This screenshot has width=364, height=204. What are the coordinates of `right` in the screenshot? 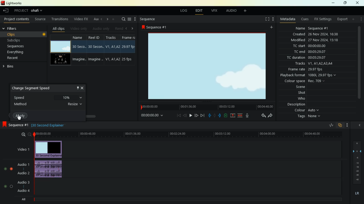 It's located at (134, 29).